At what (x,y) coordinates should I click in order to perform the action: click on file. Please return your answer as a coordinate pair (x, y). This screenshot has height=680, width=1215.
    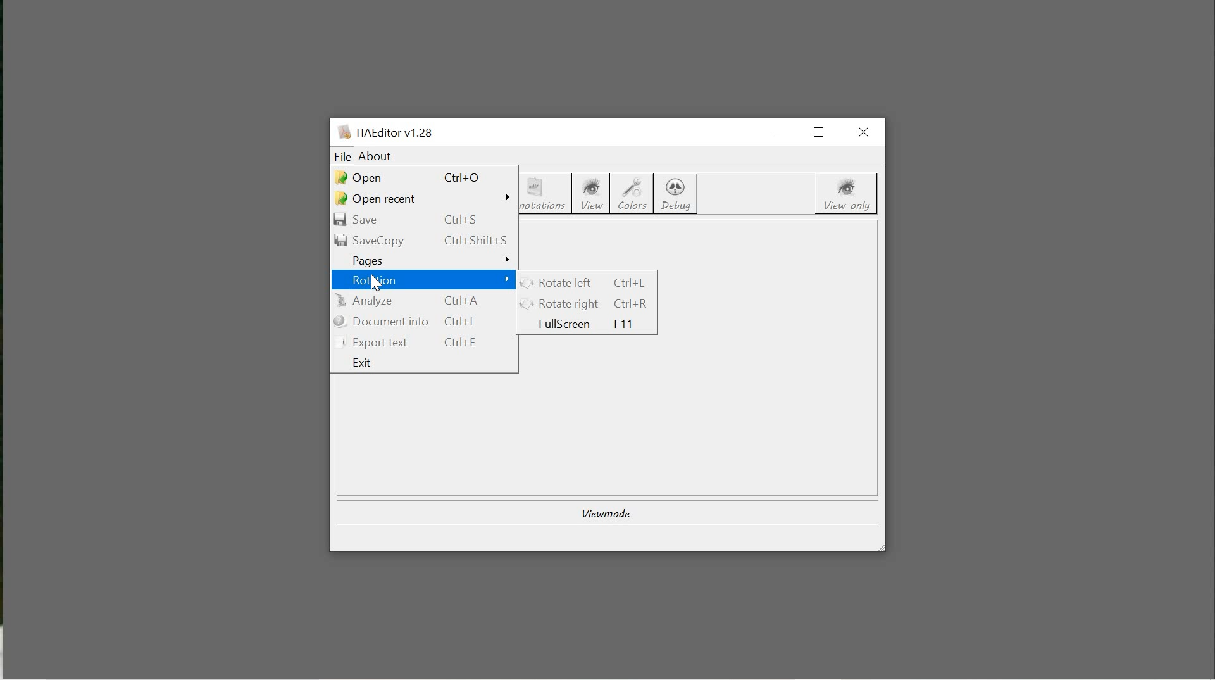
    Looking at the image, I should click on (342, 156).